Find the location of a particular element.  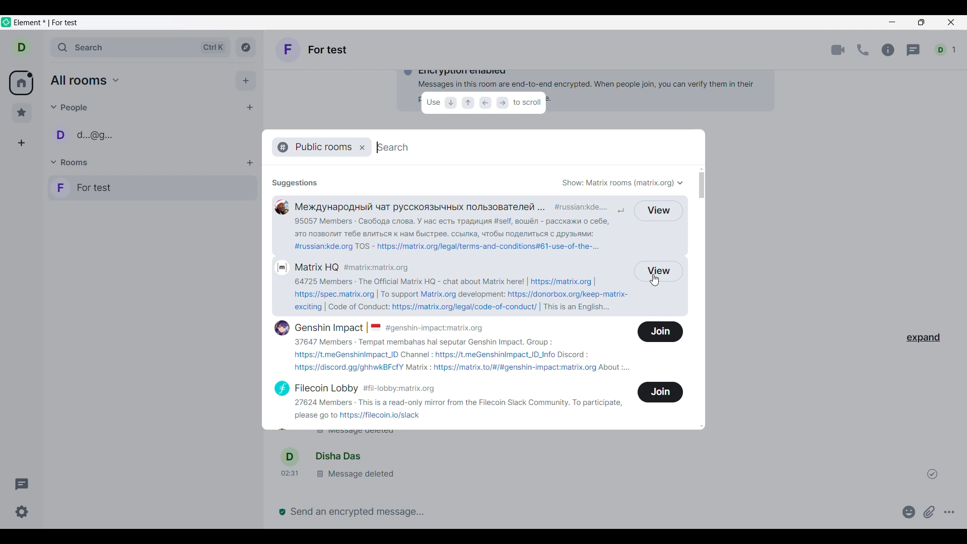

Room settings, Room Name: For test is located at coordinates (313, 49).